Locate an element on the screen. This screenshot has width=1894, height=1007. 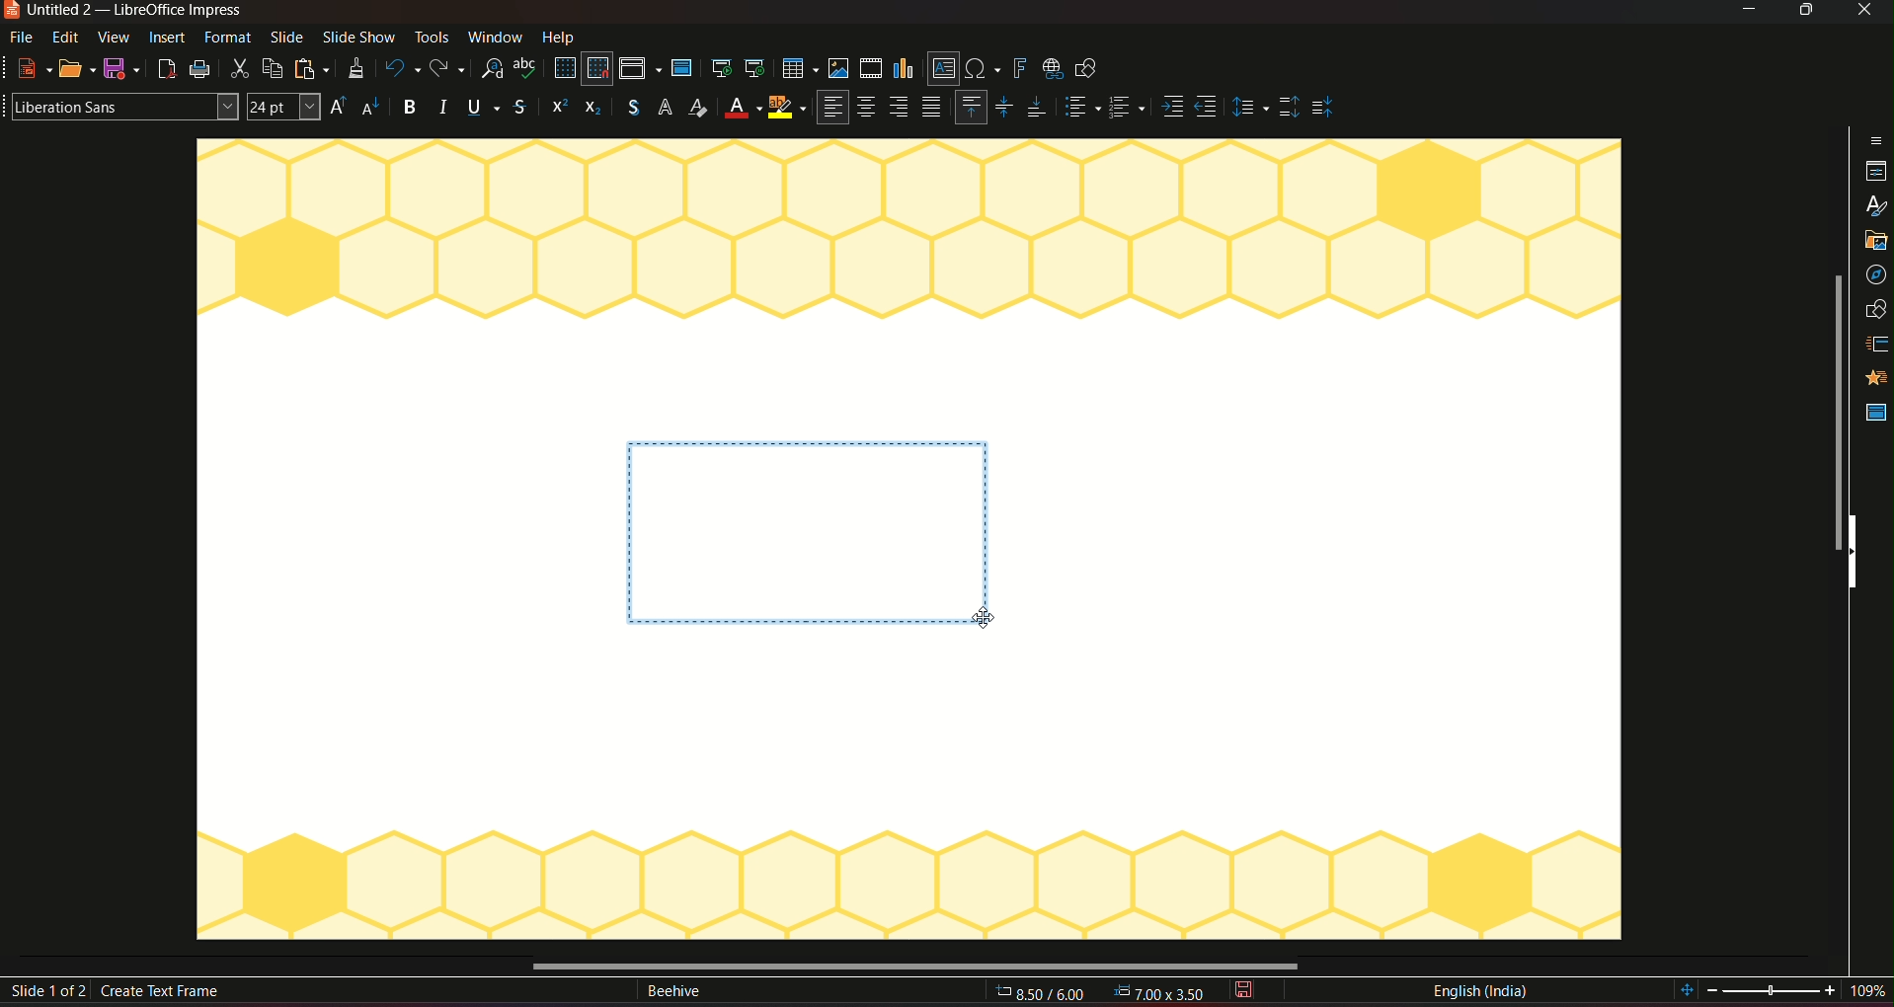
cut is located at coordinates (240, 70).